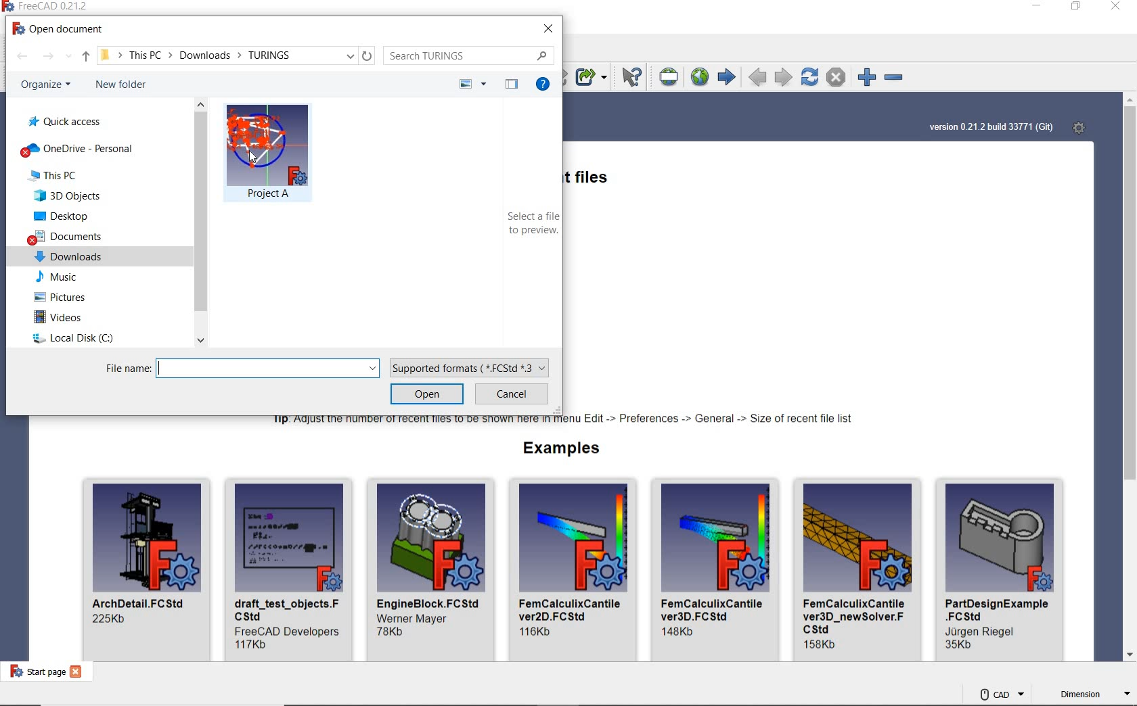 The image size is (1137, 706). I want to click on logo, so click(9, 6).